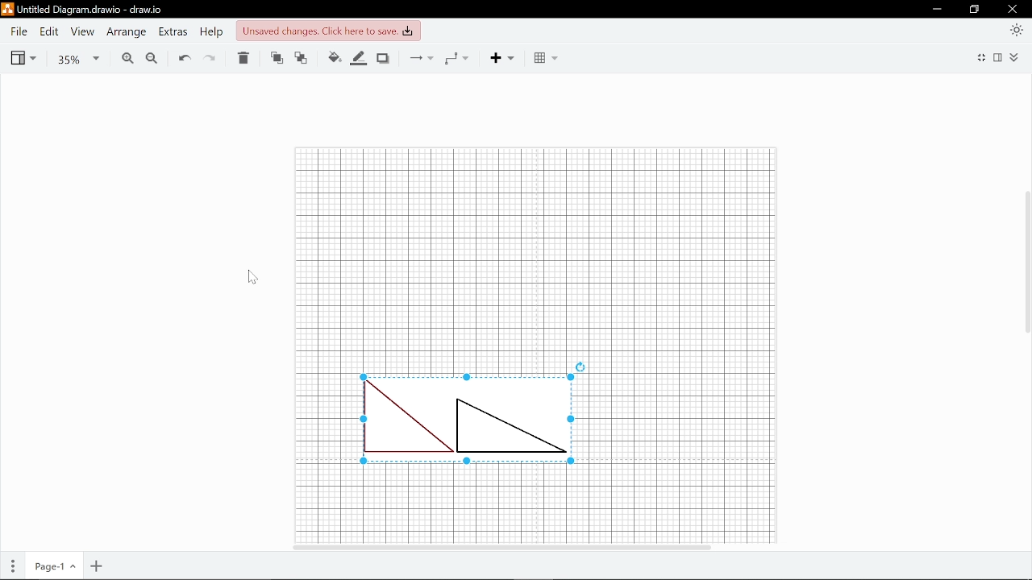  I want to click on pages, so click(9, 567).